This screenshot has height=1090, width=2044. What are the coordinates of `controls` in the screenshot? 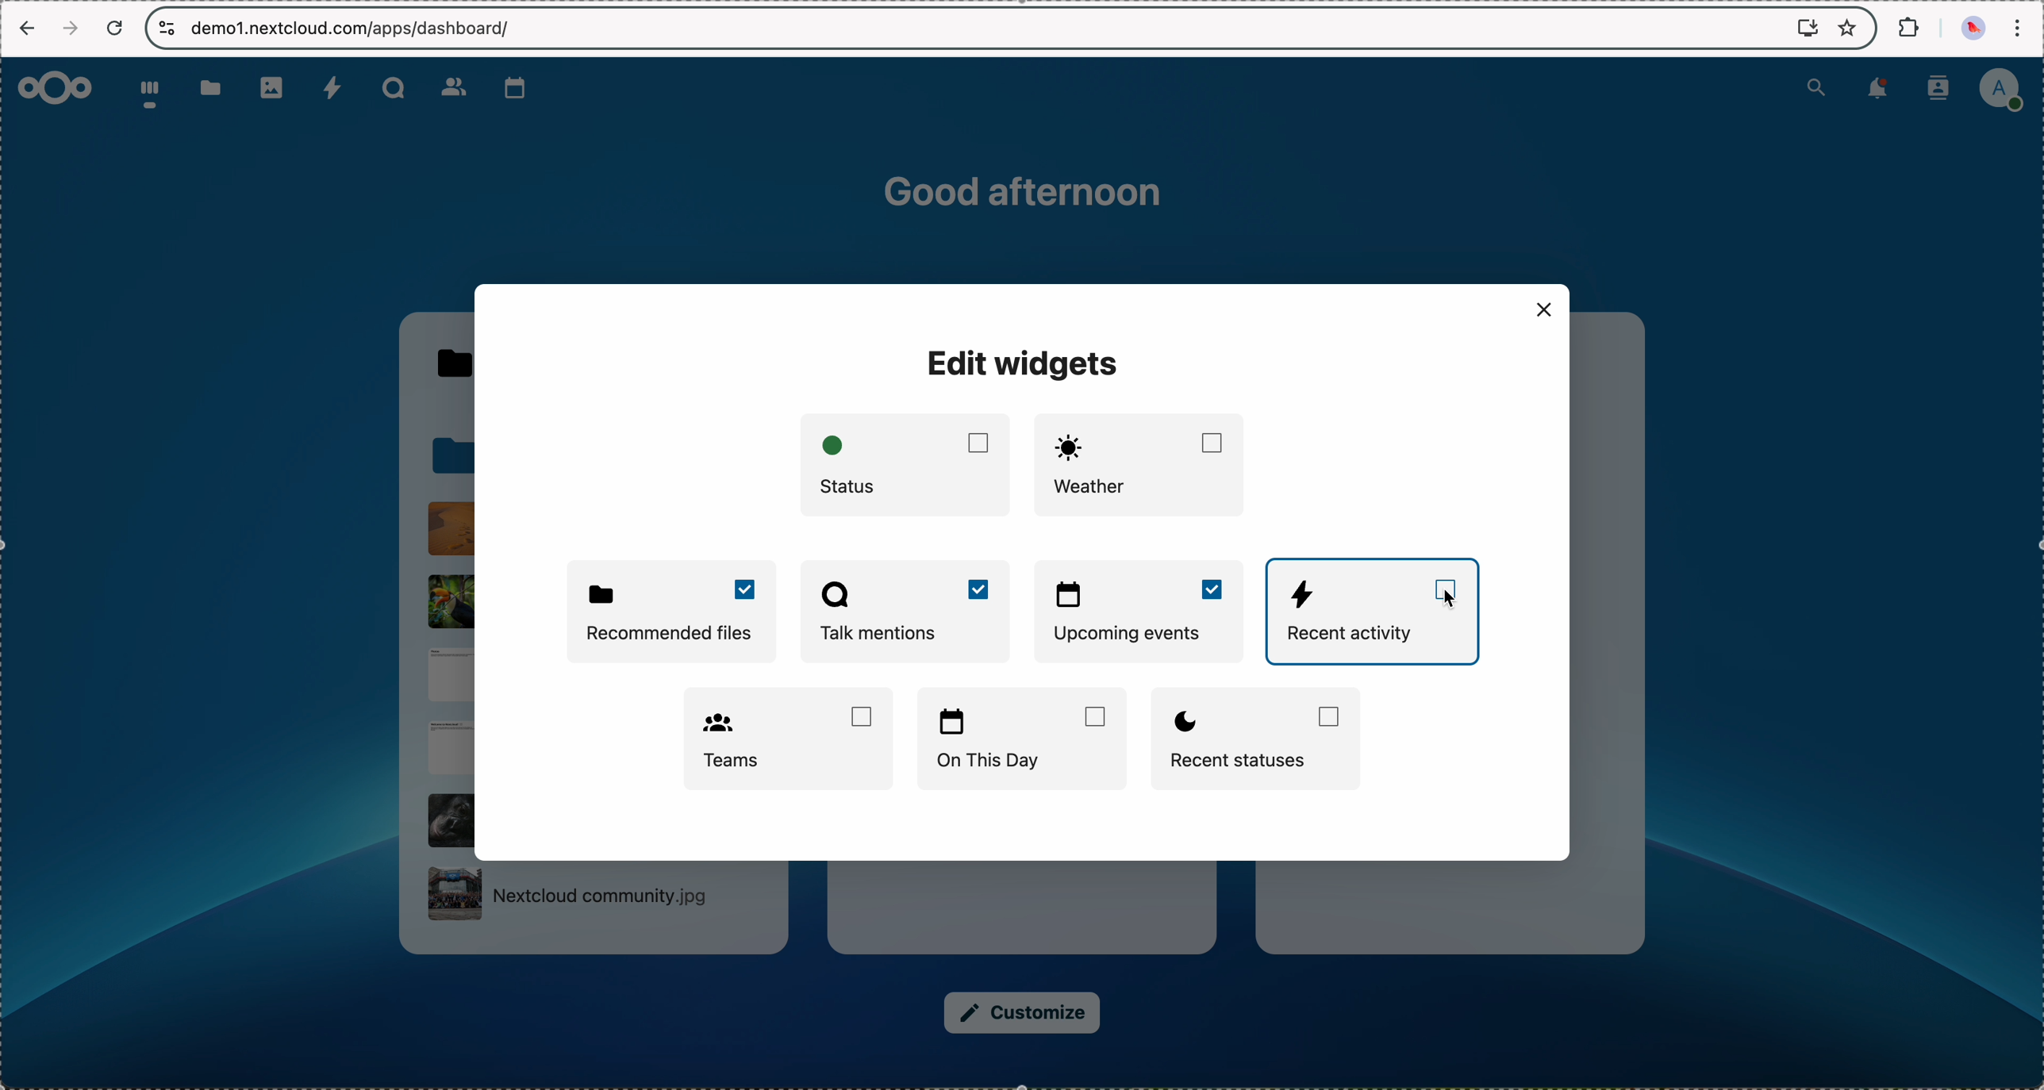 It's located at (163, 29).